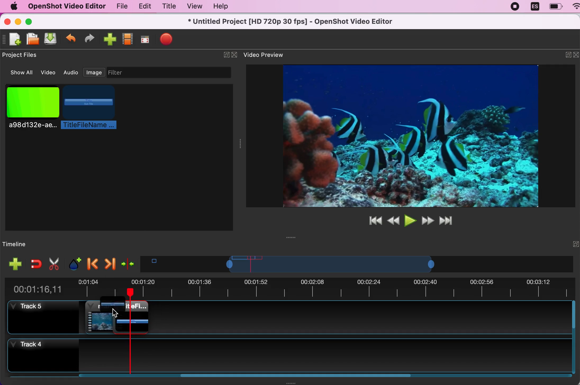 The height and width of the screenshot is (385, 580). Describe the element at coordinates (222, 53) in the screenshot. I see `hide/expand` at that location.